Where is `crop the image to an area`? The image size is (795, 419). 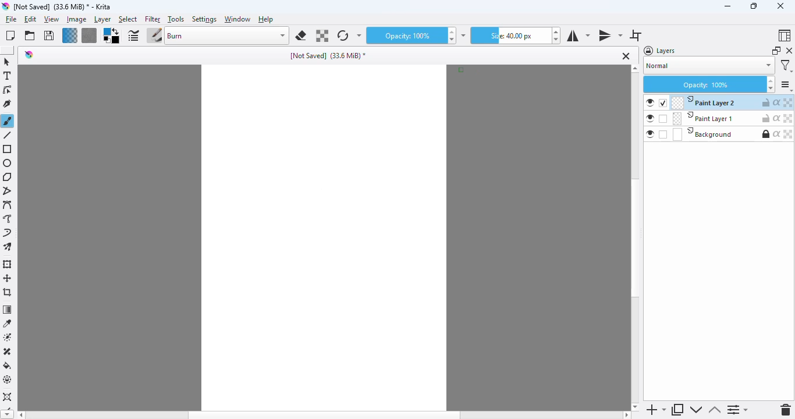 crop the image to an area is located at coordinates (8, 292).